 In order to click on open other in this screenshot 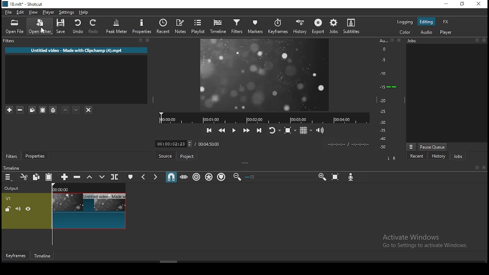, I will do `click(40, 26)`.